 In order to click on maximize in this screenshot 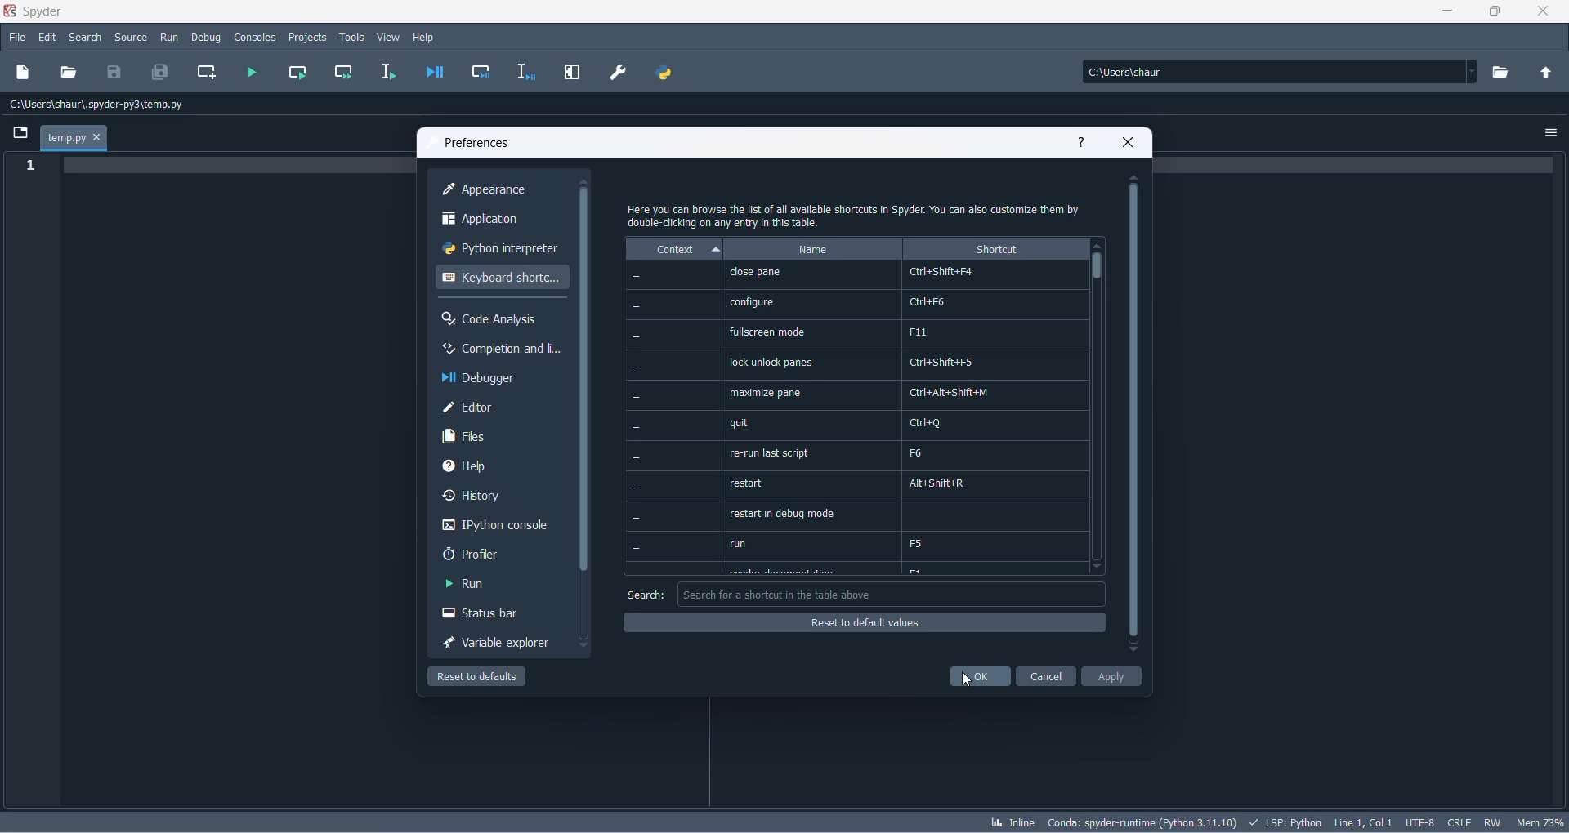, I will do `click(1495, 12)`.